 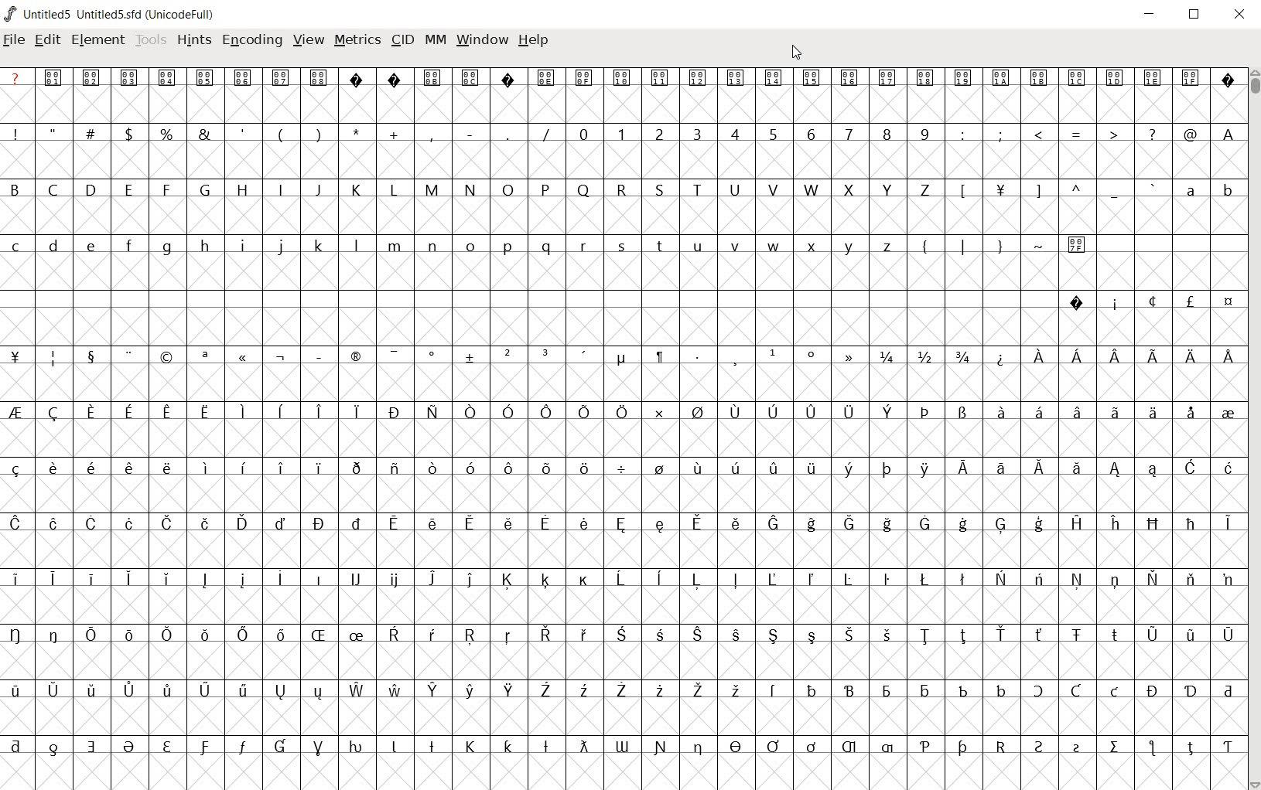 I want to click on Symbol, so click(x=1001, y=634).